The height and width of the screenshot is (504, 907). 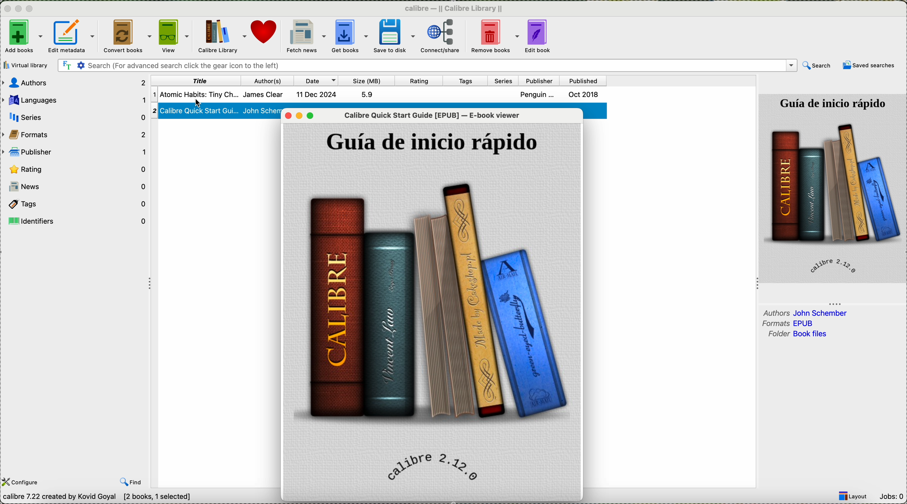 I want to click on configure, so click(x=21, y=482).